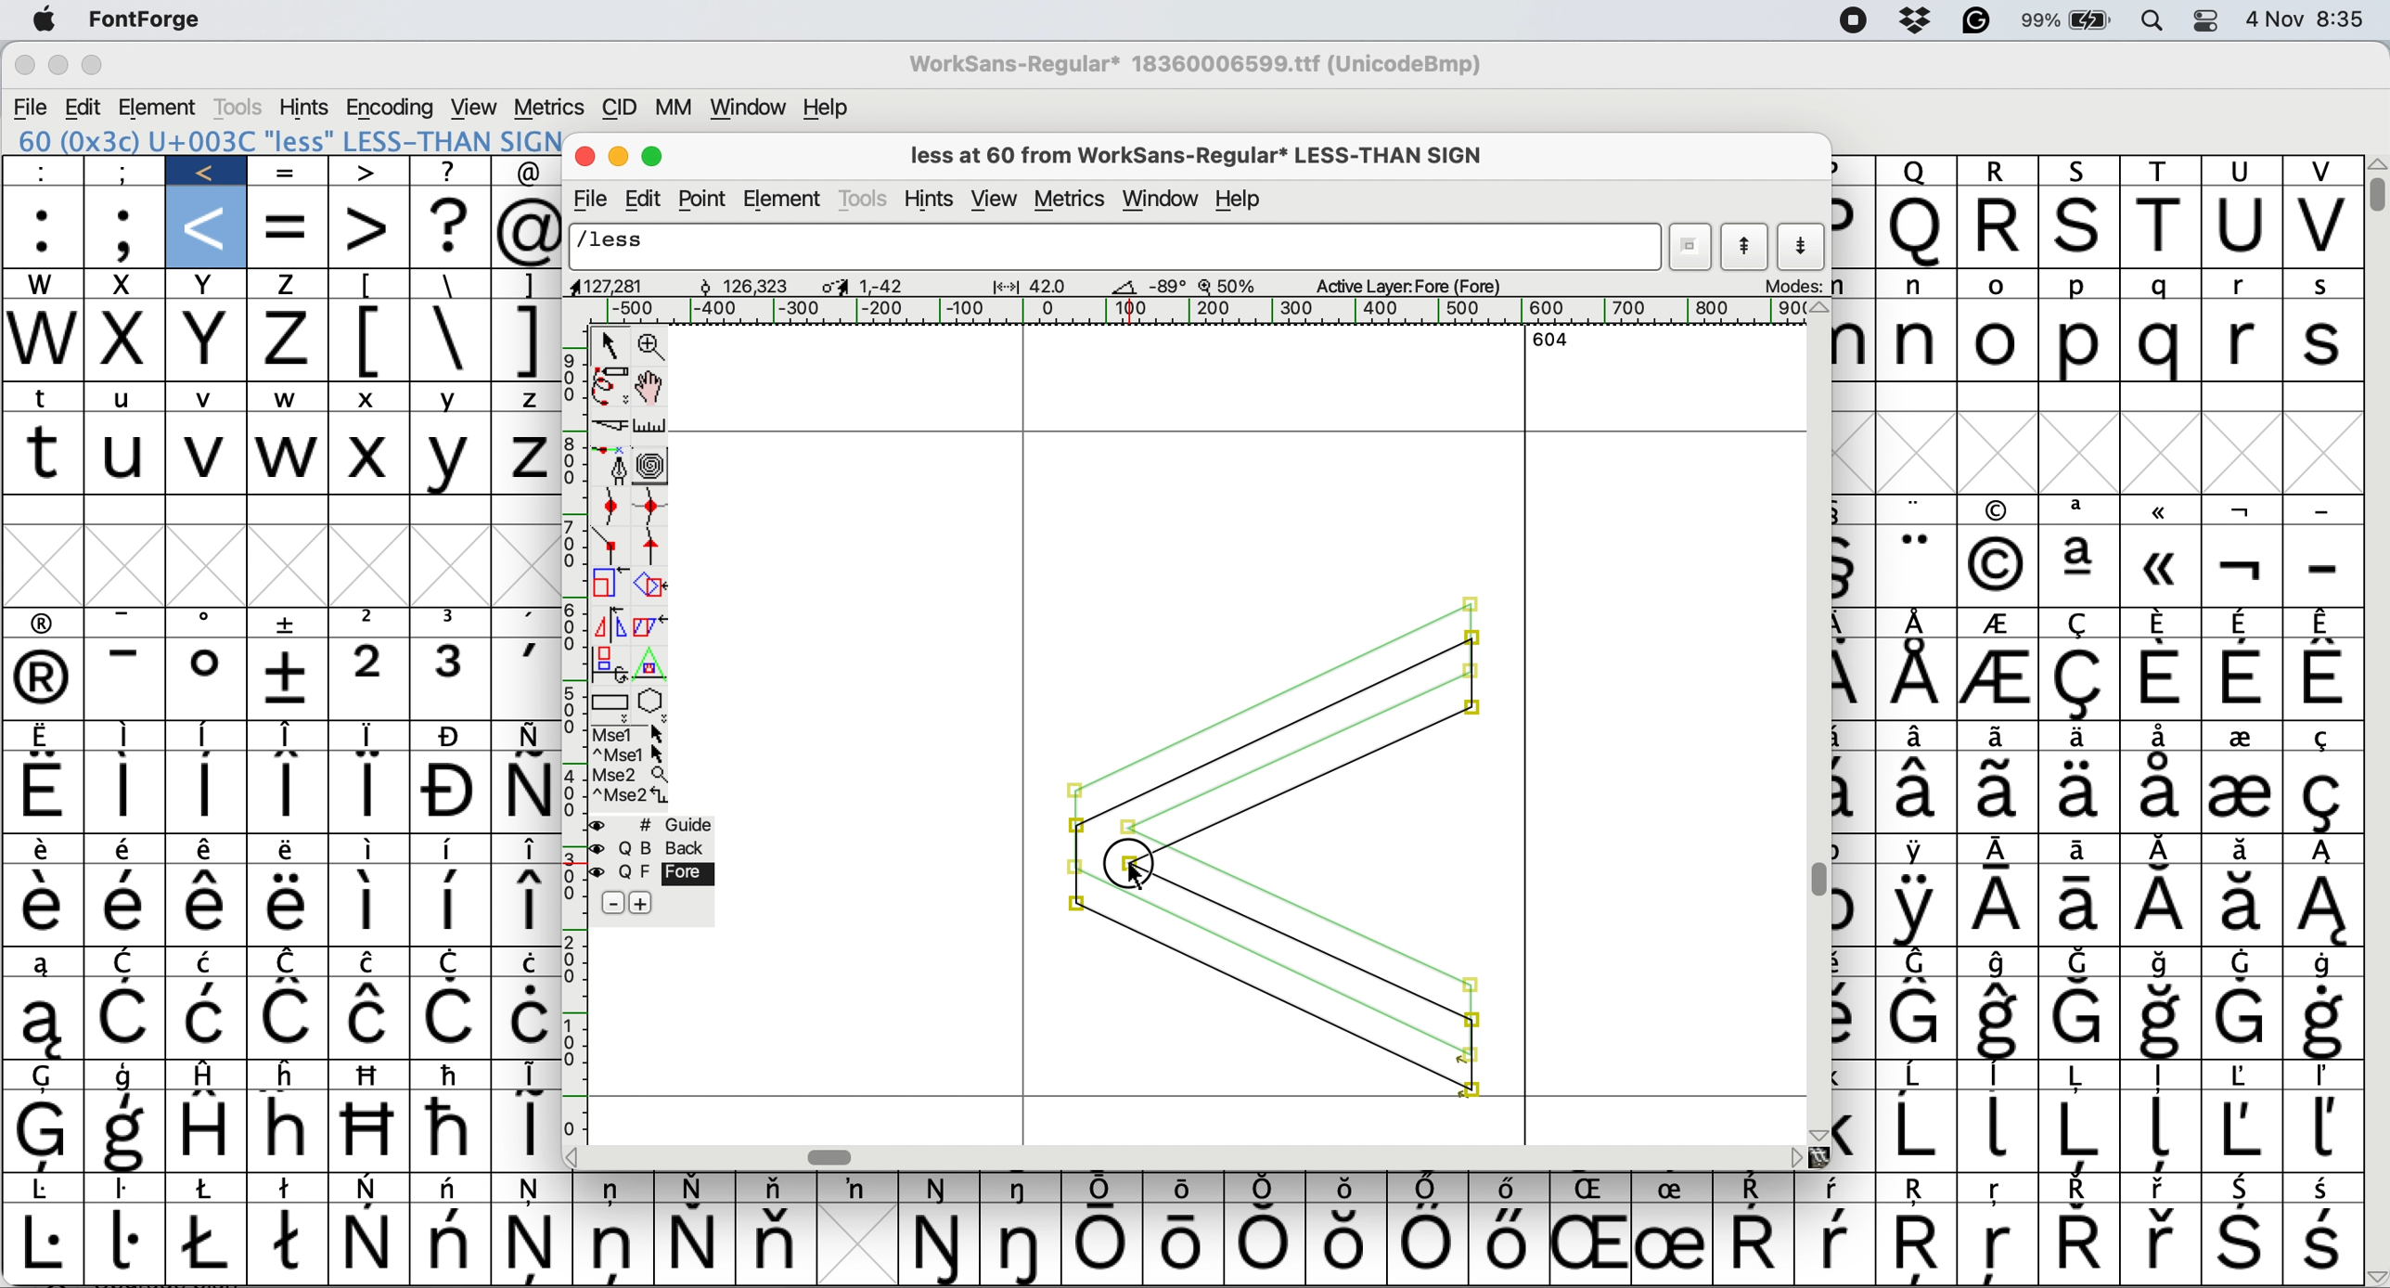 The width and height of the screenshot is (2390, 1288). What do you see at coordinates (1917, 677) in the screenshot?
I see `Symbol` at bounding box center [1917, 677].